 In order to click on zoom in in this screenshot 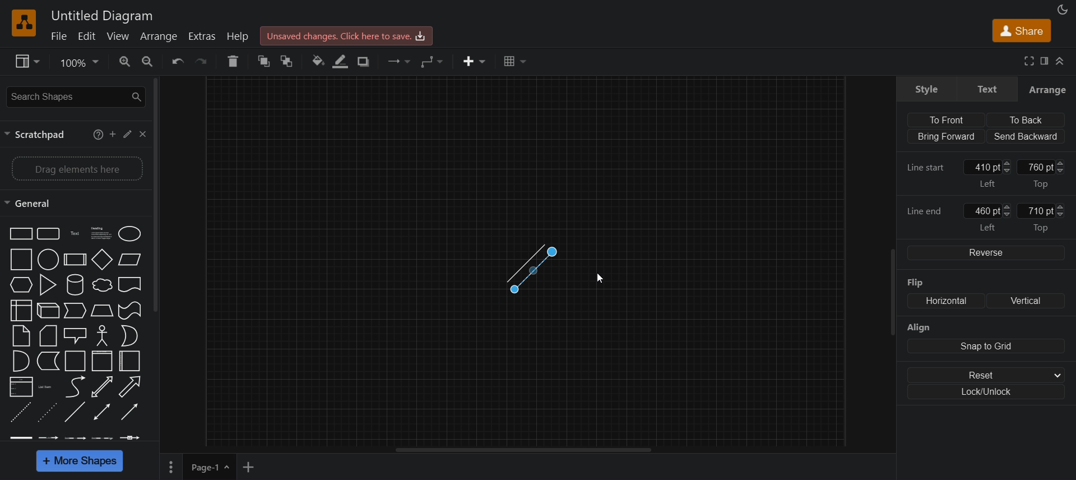, I will do `click(124, 61)`.